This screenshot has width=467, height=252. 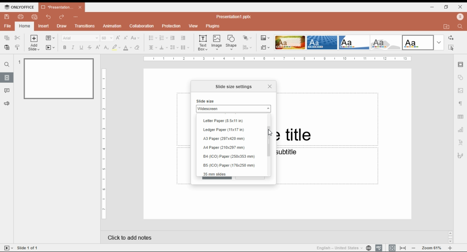 I want to click on italics, so click(x=72, y=47).